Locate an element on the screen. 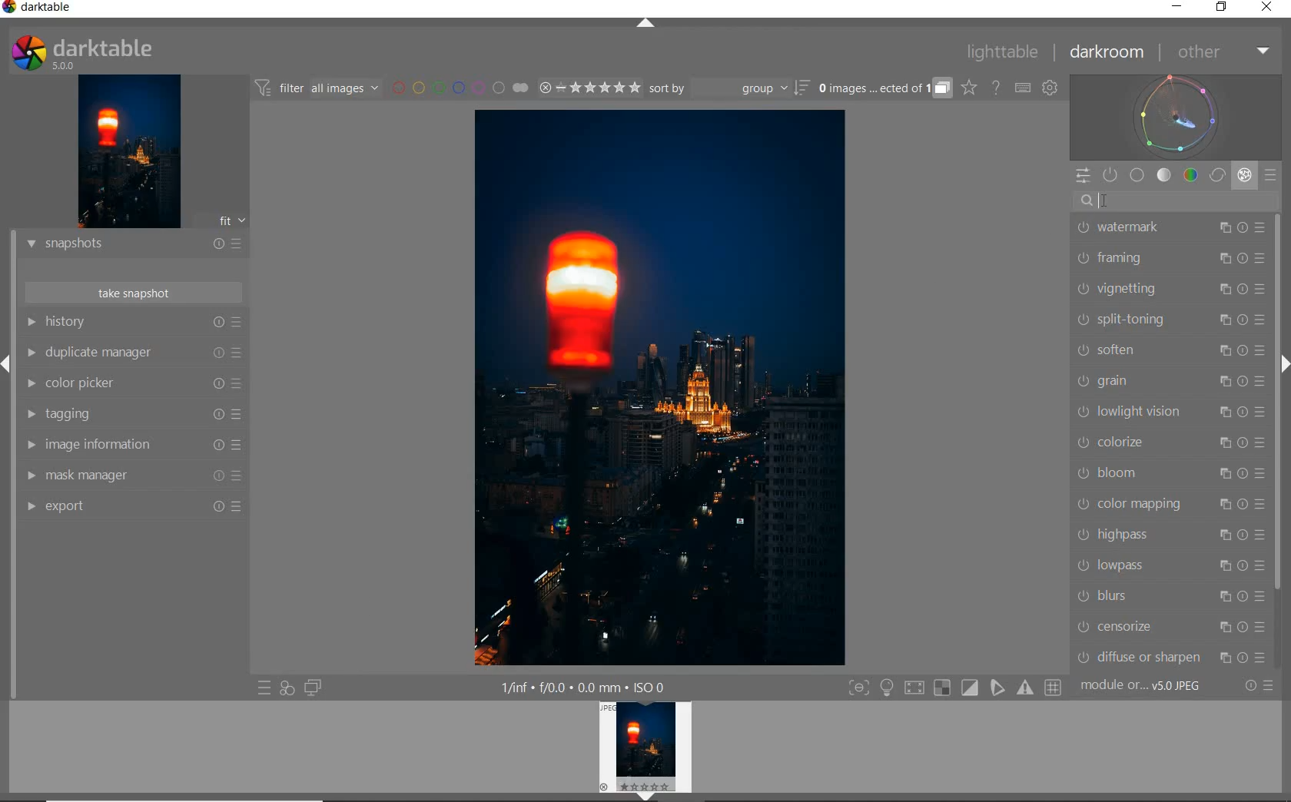 The width and height of the screenshot is (1291, 802). Reset is located at coordinates (1241, 380).